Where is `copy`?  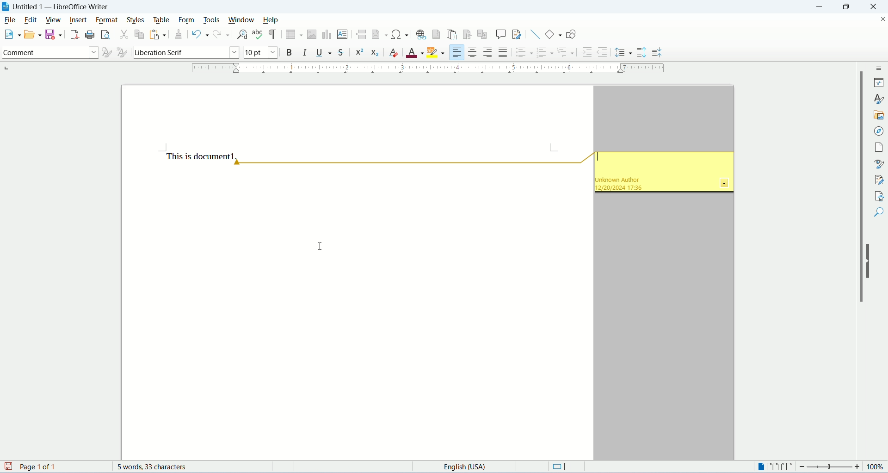
copy is located at coordinates (139, 36).